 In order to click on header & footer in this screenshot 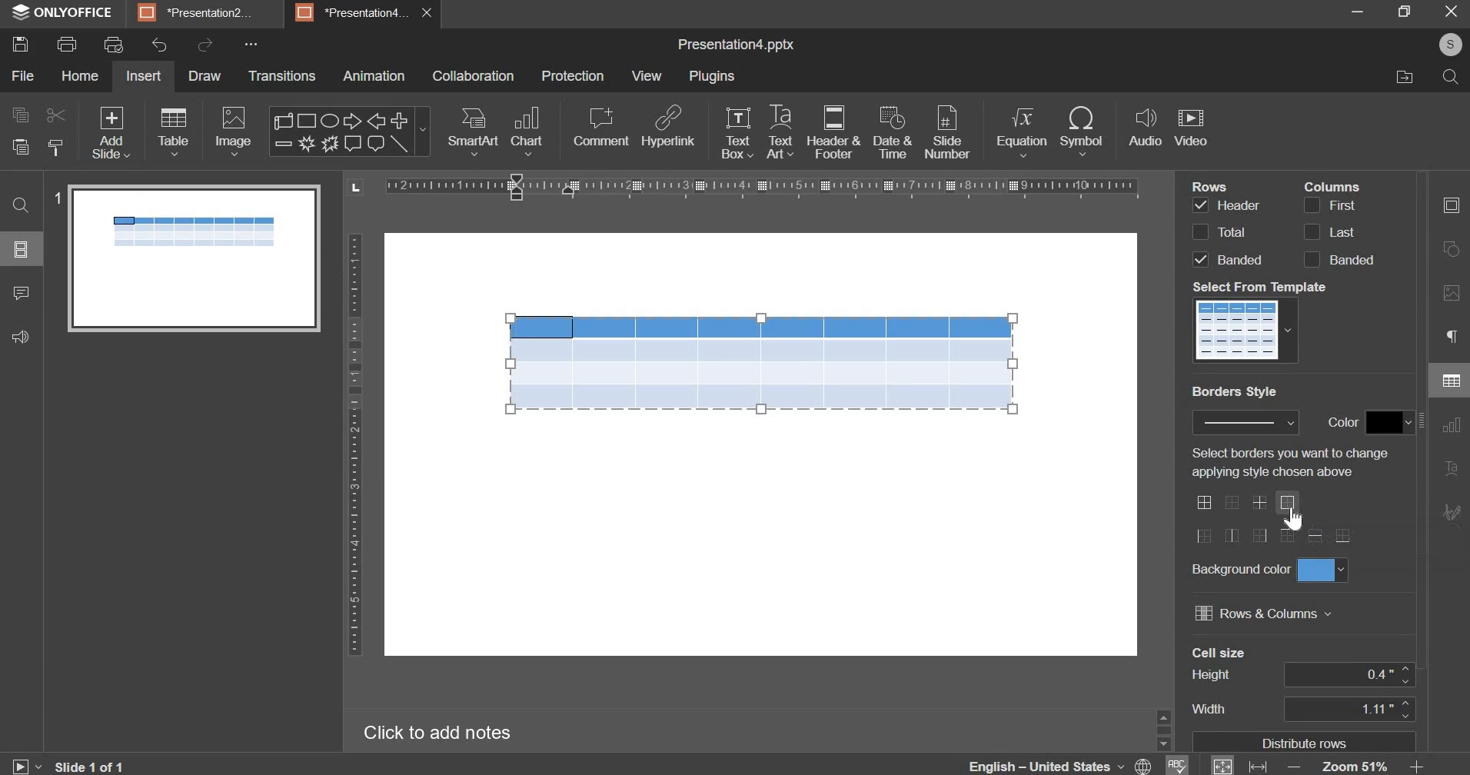, I will do `click(833, 132)`.